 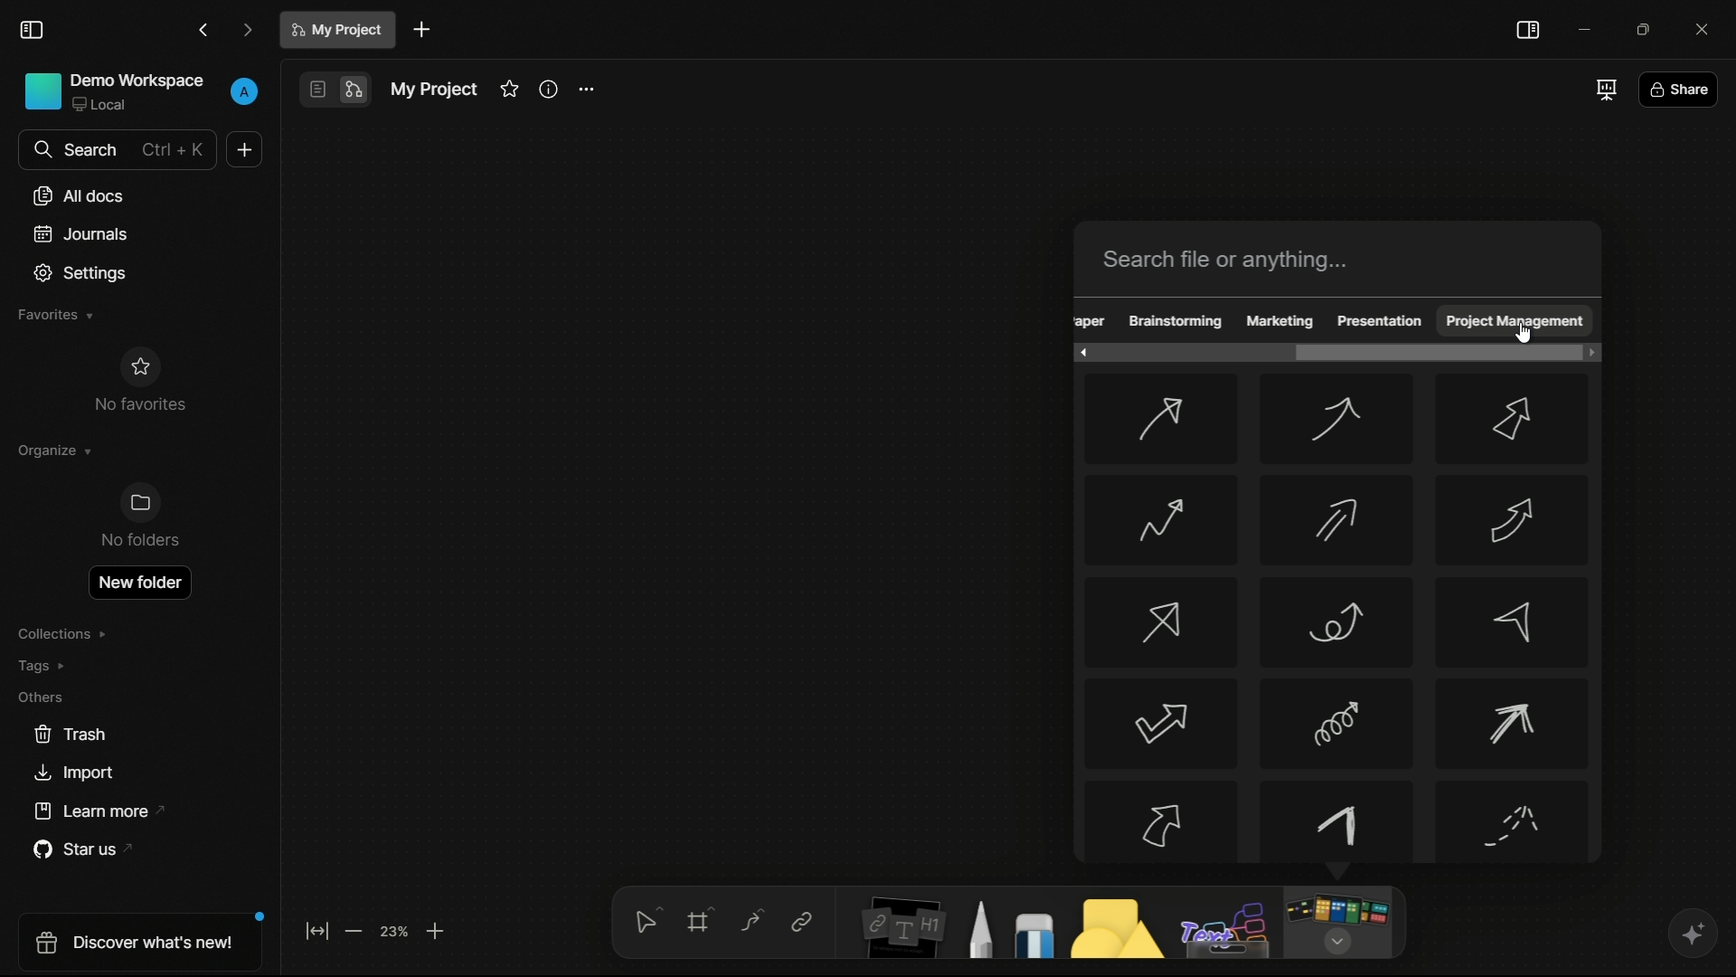 What do you see at coordinates (432, 90) in the screenshot?
I see `document name` at bounding box center [432, 90].